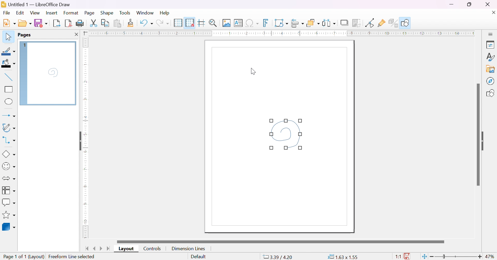 This screenshot has width=497, height=260. What do you see at coordinates (9, 128) in the screenshot?
I see `curves and polygons (double click for multi-selection)` at bounding box center [9, 128].